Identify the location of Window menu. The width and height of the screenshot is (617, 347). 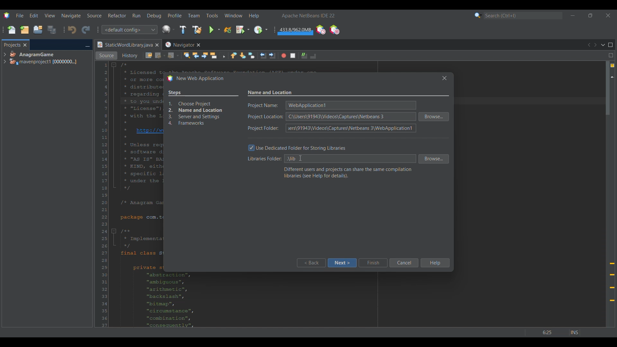
(234, 15).